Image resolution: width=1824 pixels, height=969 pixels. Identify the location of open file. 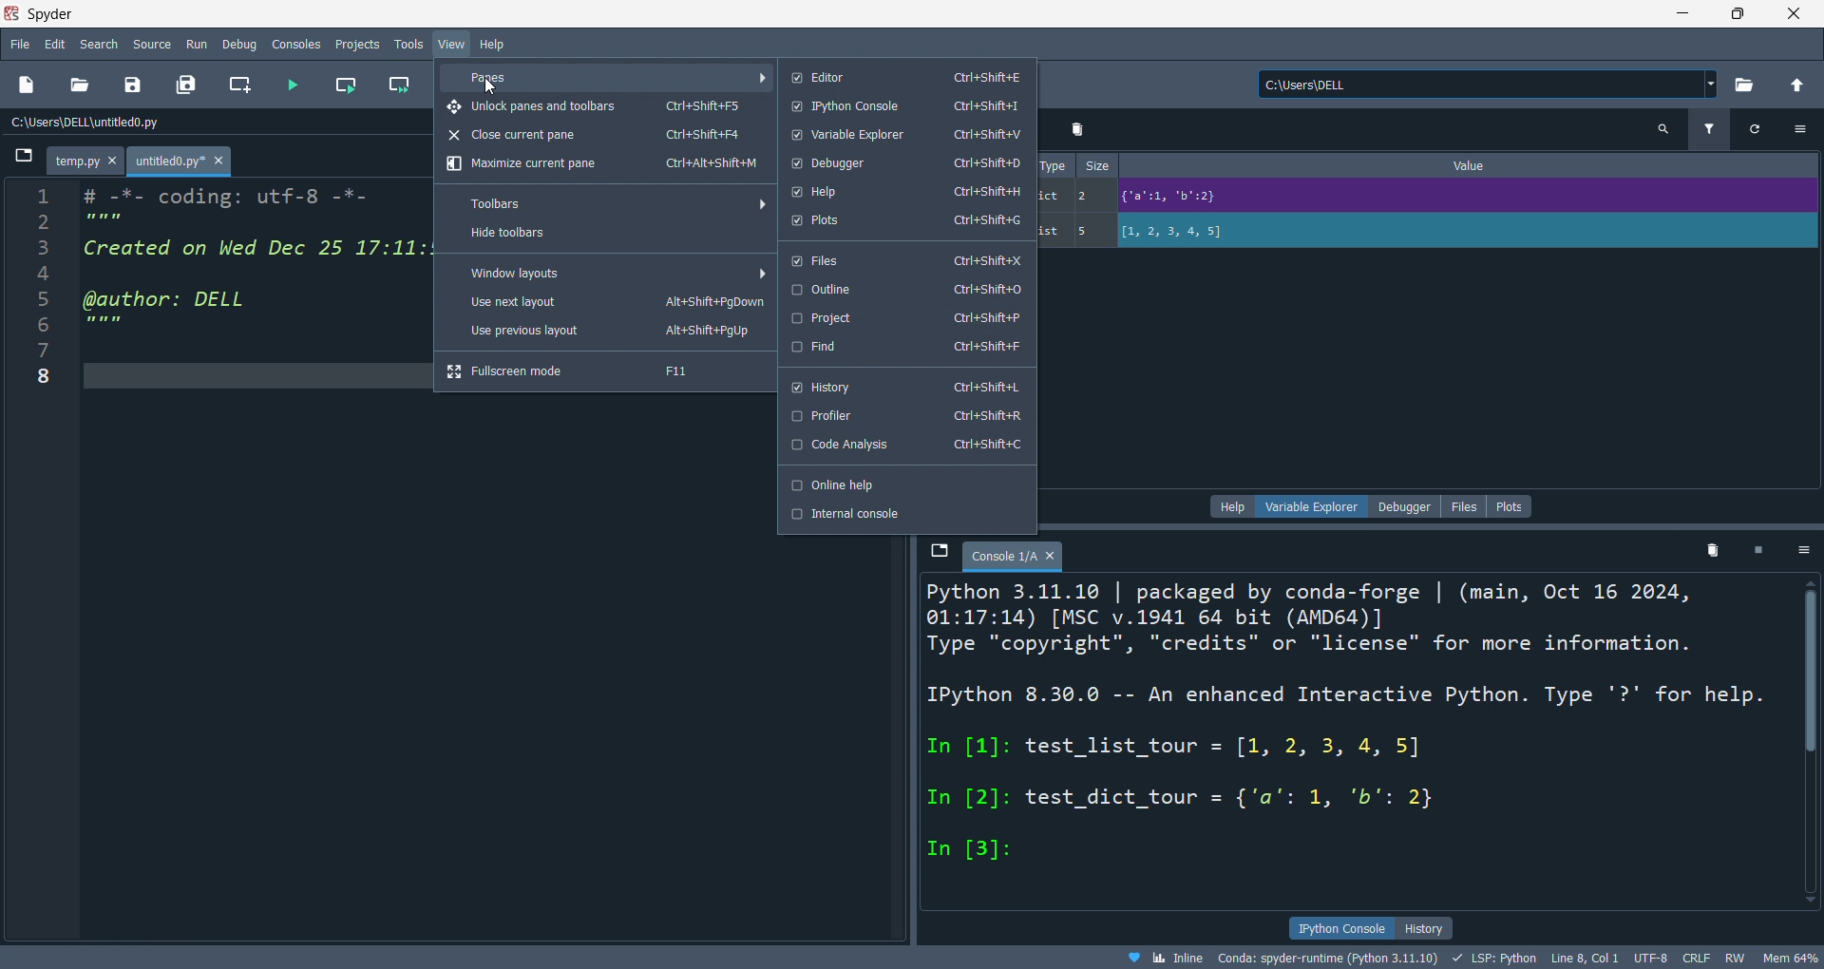
(79, 85).